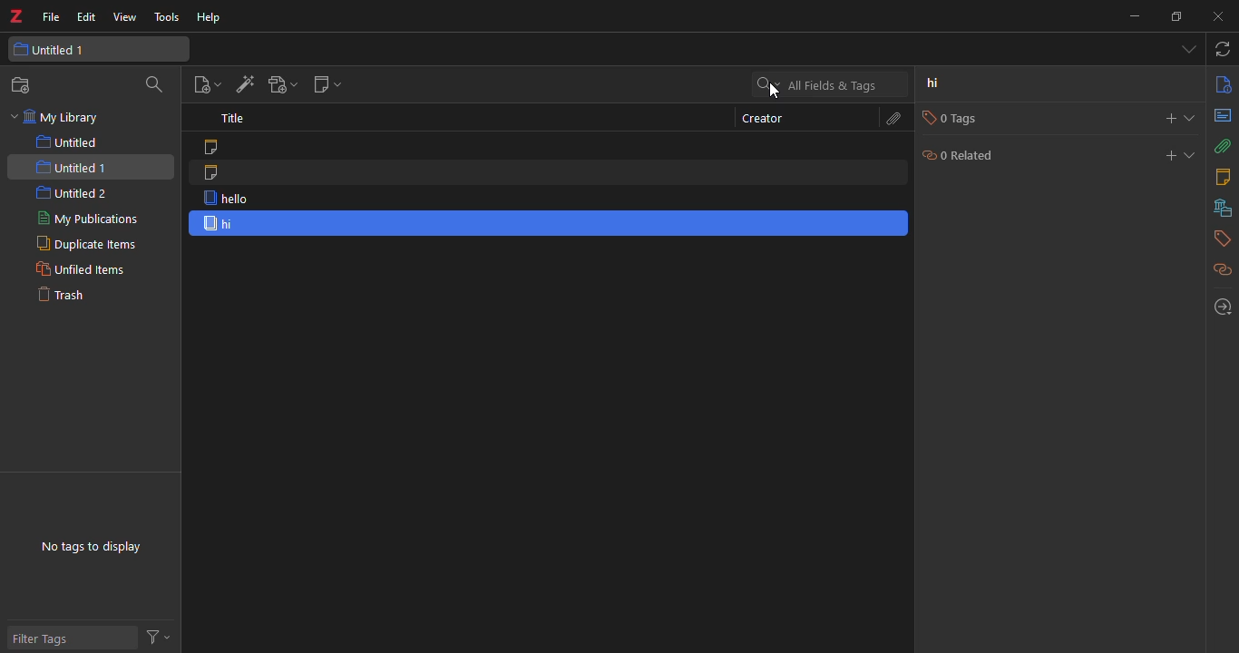 The width and height of the screenshot is (1239, 653). What do you see at coordinates (934, 83) in the screenshot?
I see `hi` at bounding box center [934, 83].